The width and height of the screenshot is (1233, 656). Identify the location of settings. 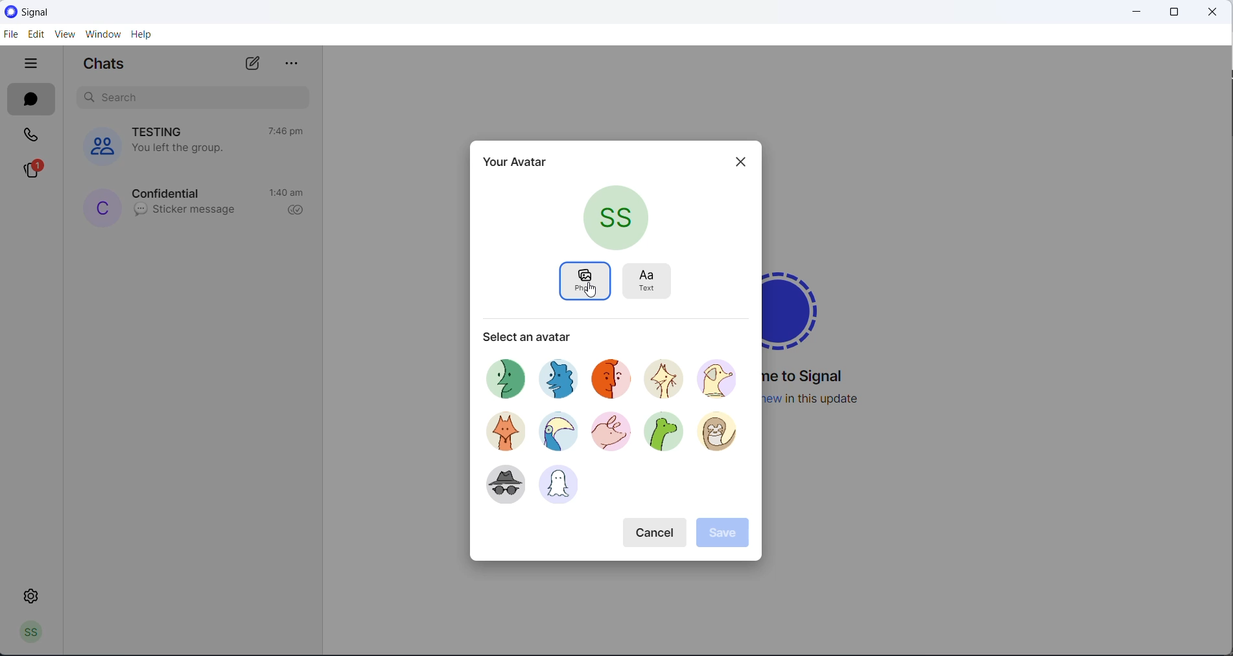
(33, 595).